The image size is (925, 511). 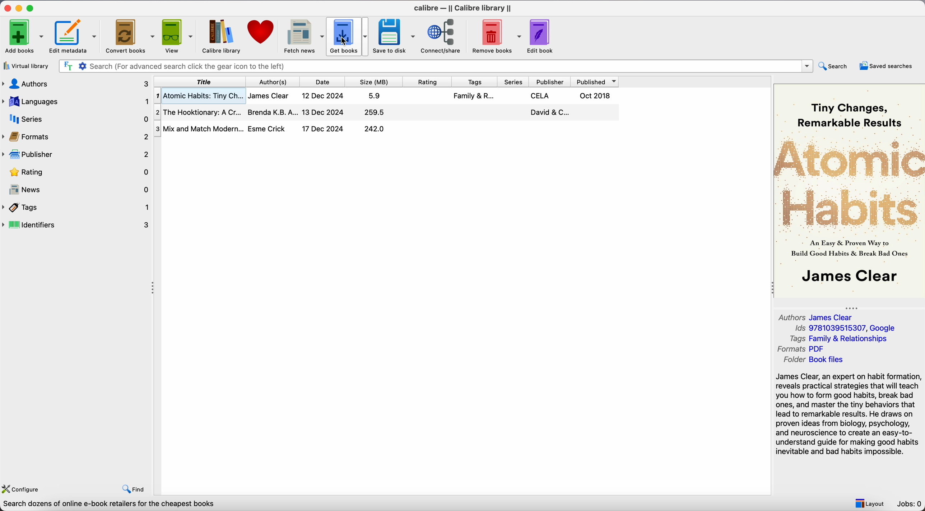 I want to click on Folder Book files, so click(x=811, y=361).